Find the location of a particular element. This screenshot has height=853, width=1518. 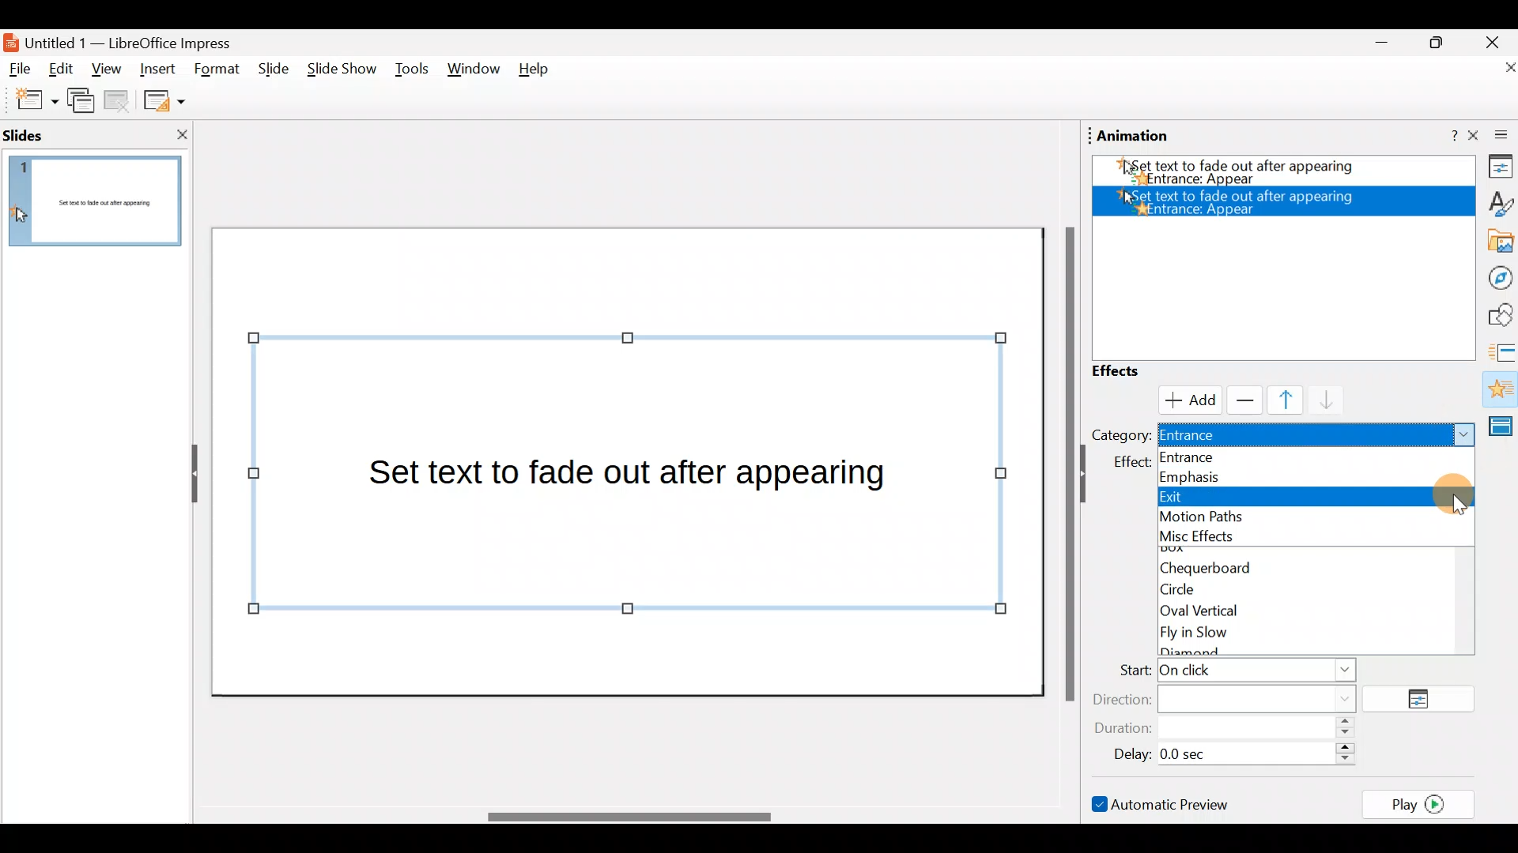

Tools is located at coordinates (412, 72).